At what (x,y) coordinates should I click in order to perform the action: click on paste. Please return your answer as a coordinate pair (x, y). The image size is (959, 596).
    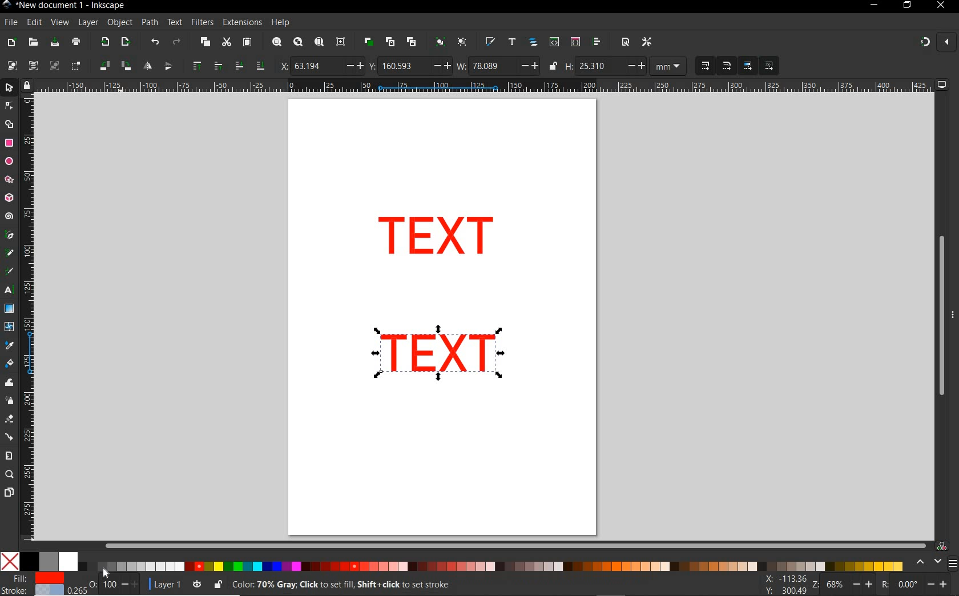
    Looking at the image, I should click on (247, 43).